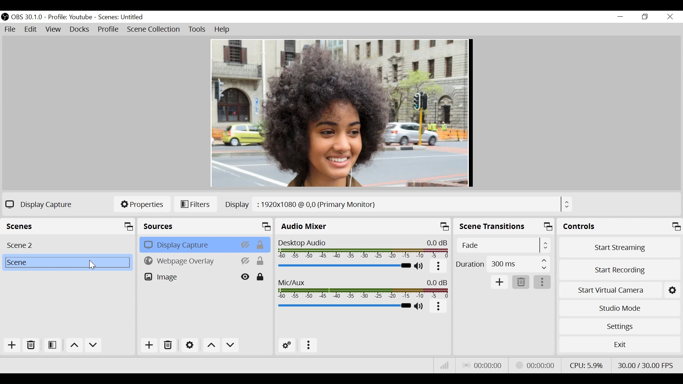 Image resolution: width=683 pixels, height=384 pixels. Describe the element at coordinates (189, 260) in the screenshot. I see `Webpage Overlay` at that location.